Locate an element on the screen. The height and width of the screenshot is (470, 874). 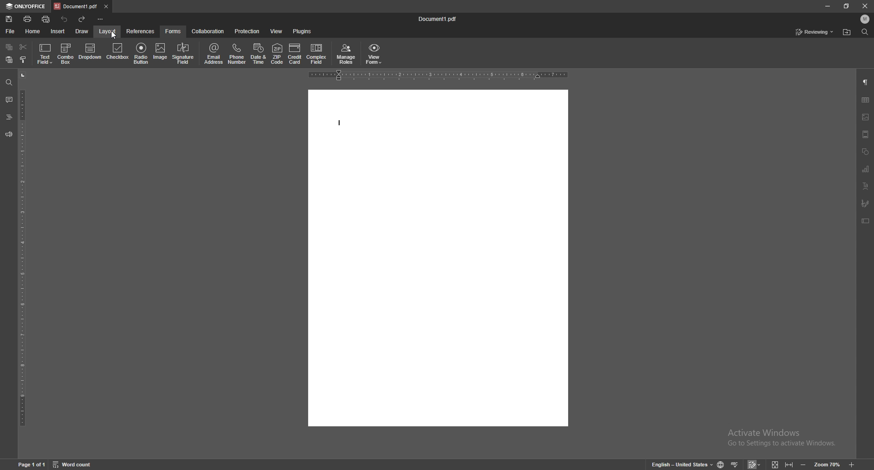
minimize is located at coordinates (827, 6).